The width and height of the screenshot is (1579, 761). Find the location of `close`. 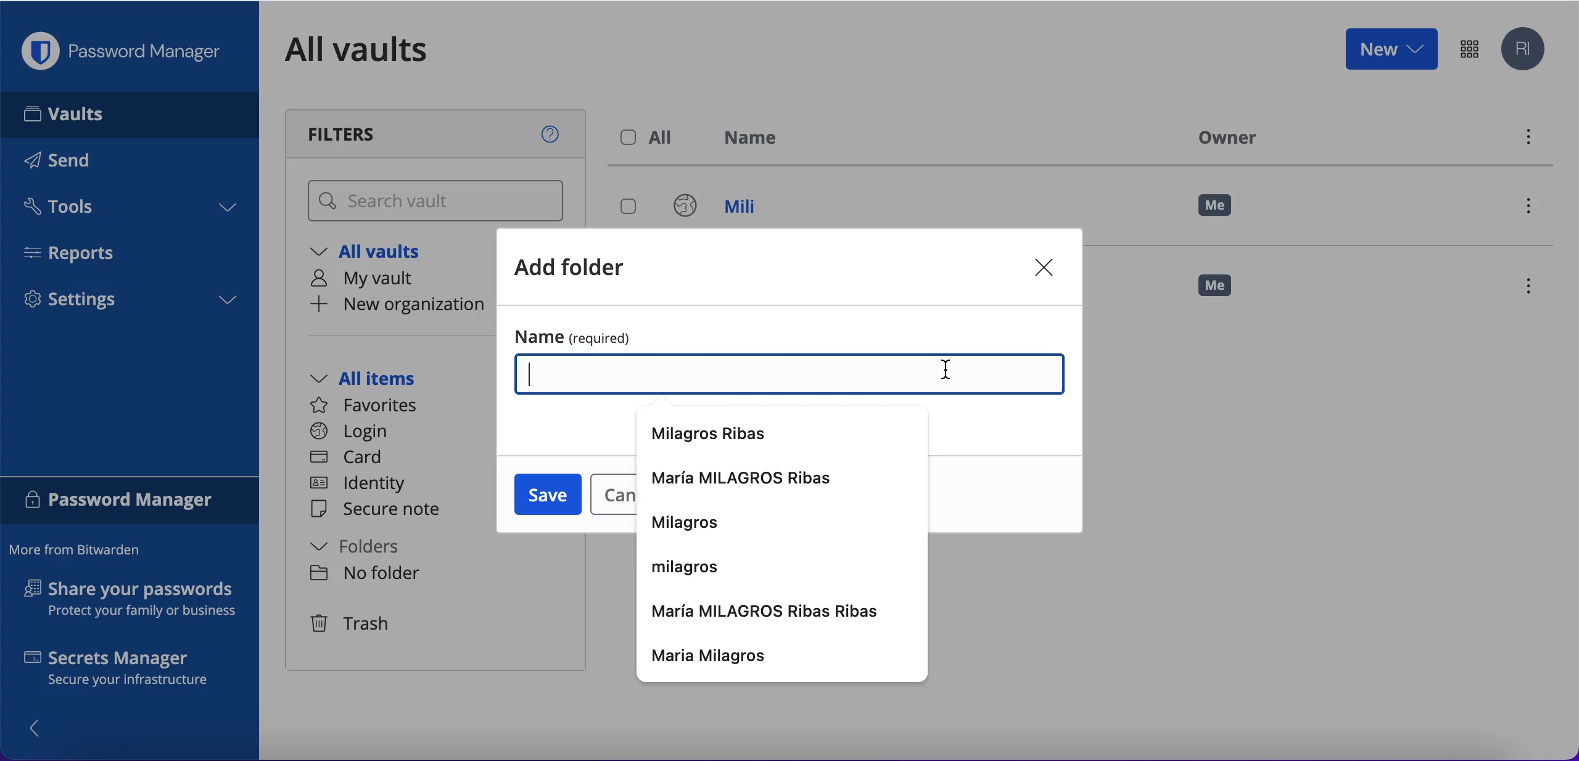

close is located at coordinates (1047, 269).